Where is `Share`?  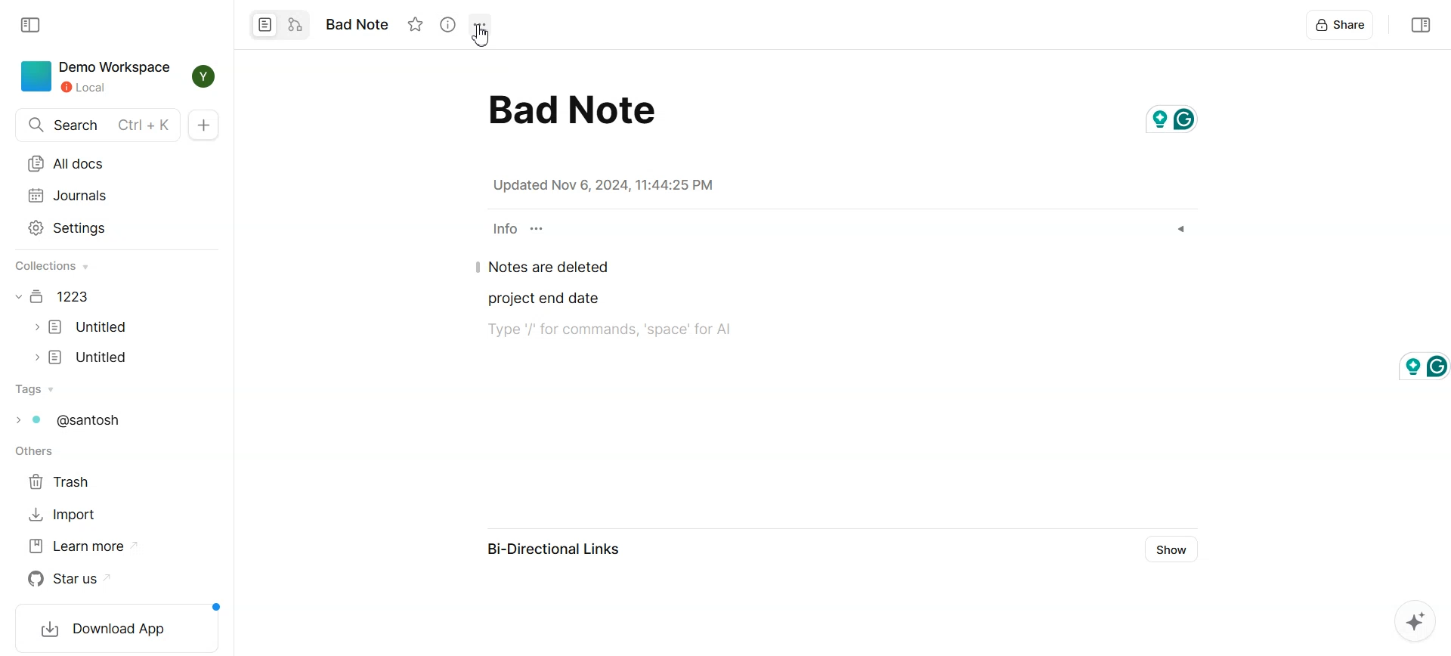 Share is located at coordinates (1341, 26).